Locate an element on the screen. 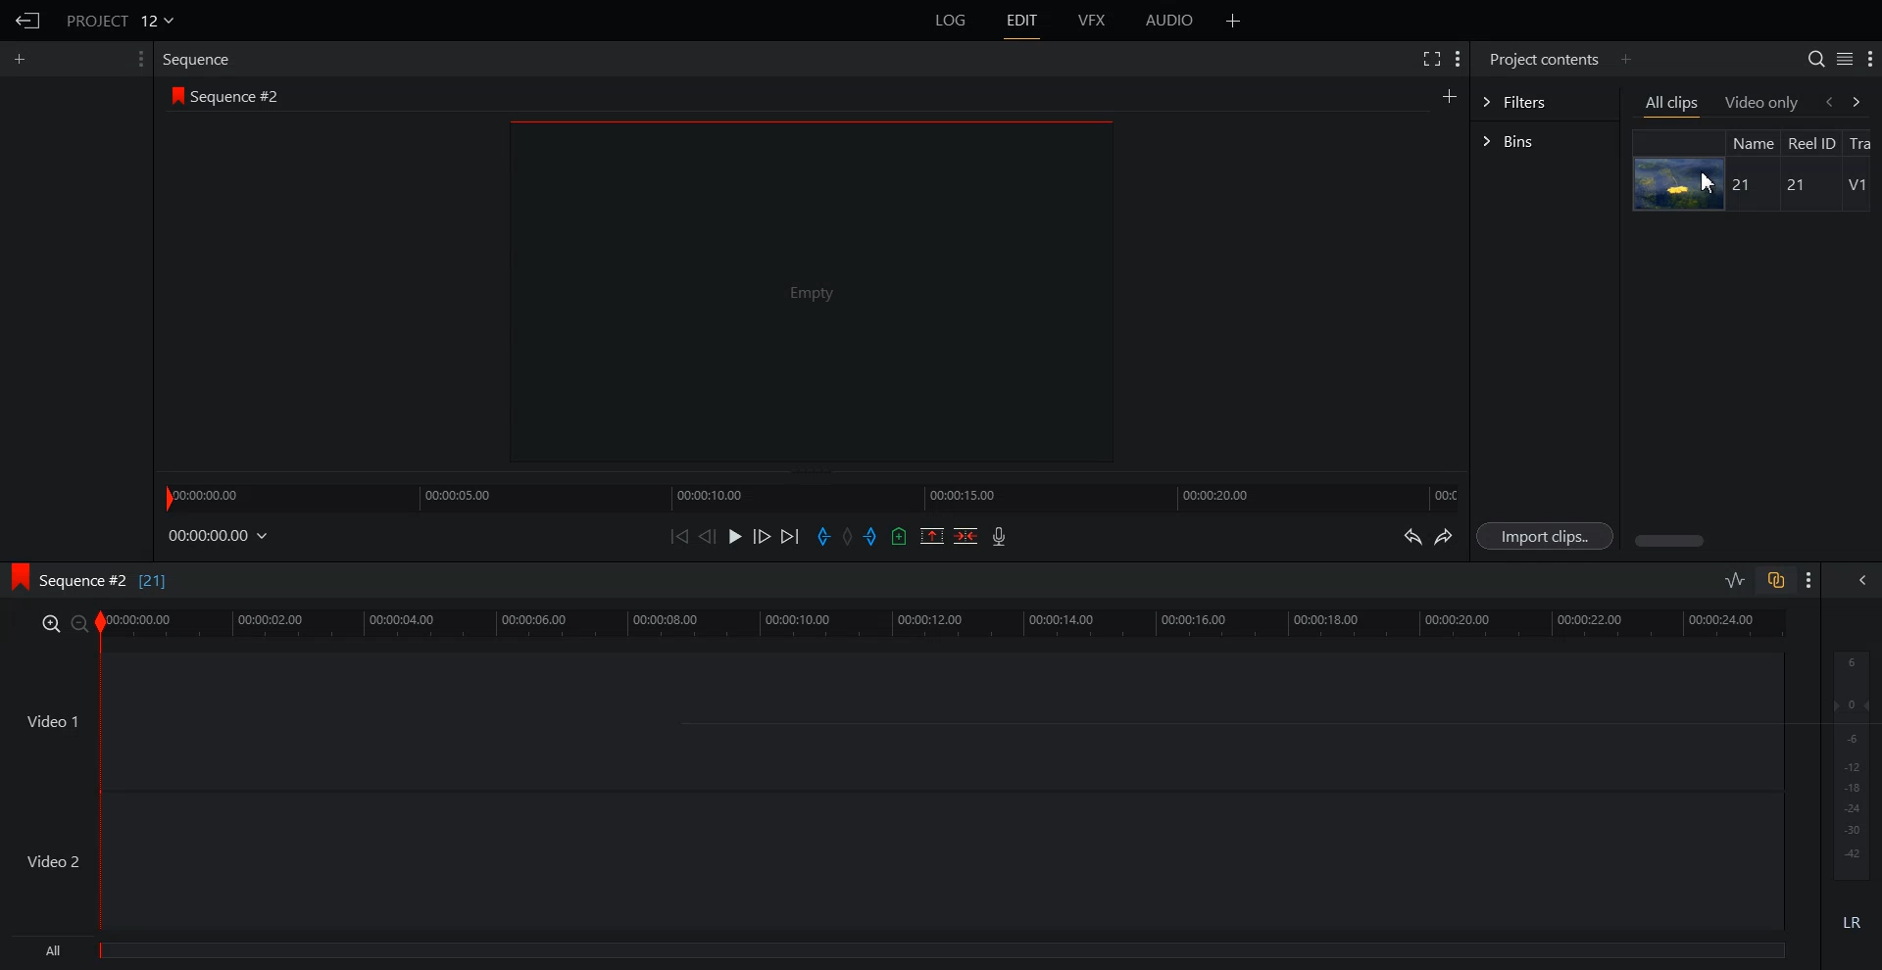 This screenshot has height=970, width=1882. Add an Cue at the current position is located at coordinates (899, 536).